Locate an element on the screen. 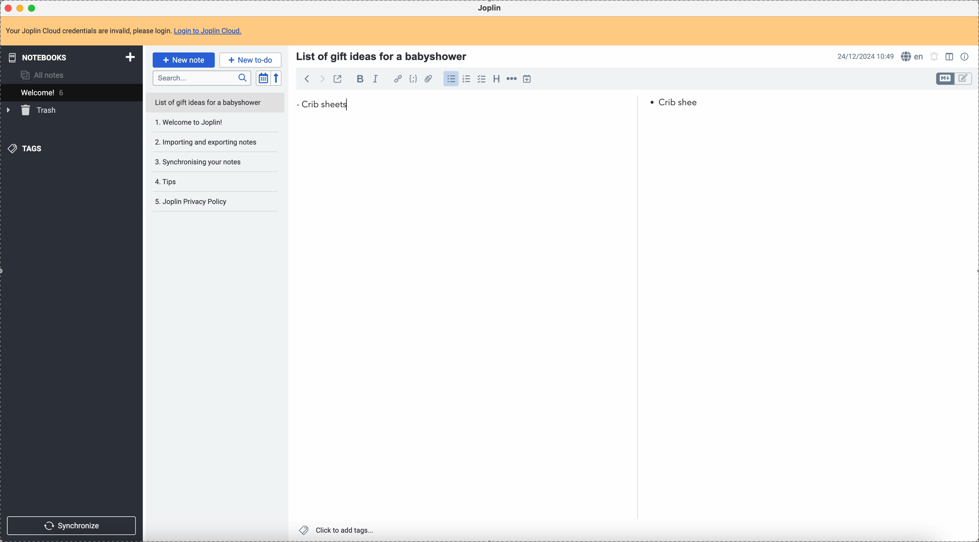 The width and height of the screenshot is (979, 542). synchronising your notes is located at coordinates (204, 162).